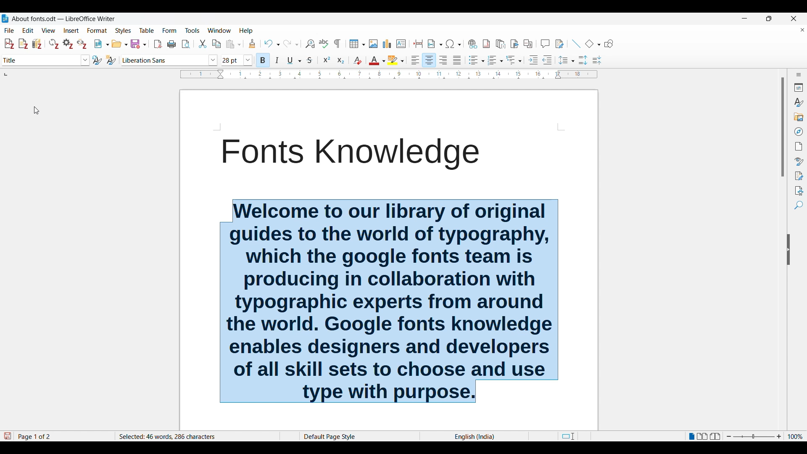 Image resolution: width=807 pixels, height=454 pixels. What do you see at coordinates (291, 44) in the screenshot?
I see `Redo` at bounding box center [291, 44].